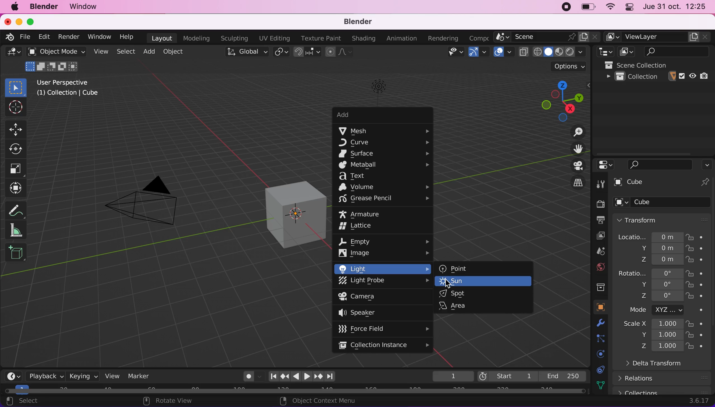  Describe the element at coordinates (609, 7) in the screenshot. I see `wifi` at that location.